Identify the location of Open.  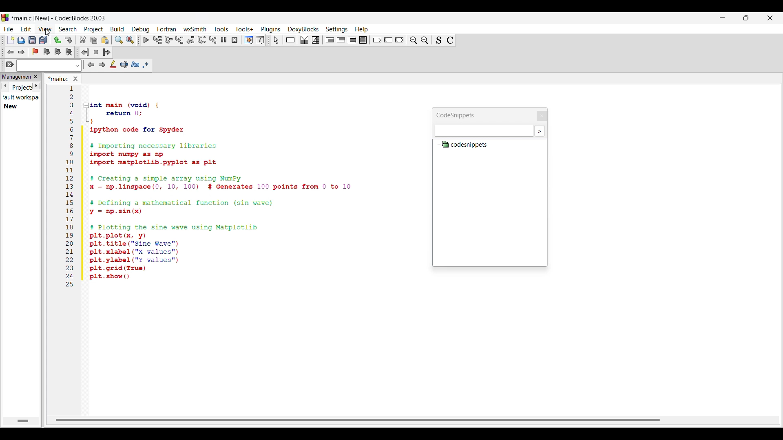
(21, 40).